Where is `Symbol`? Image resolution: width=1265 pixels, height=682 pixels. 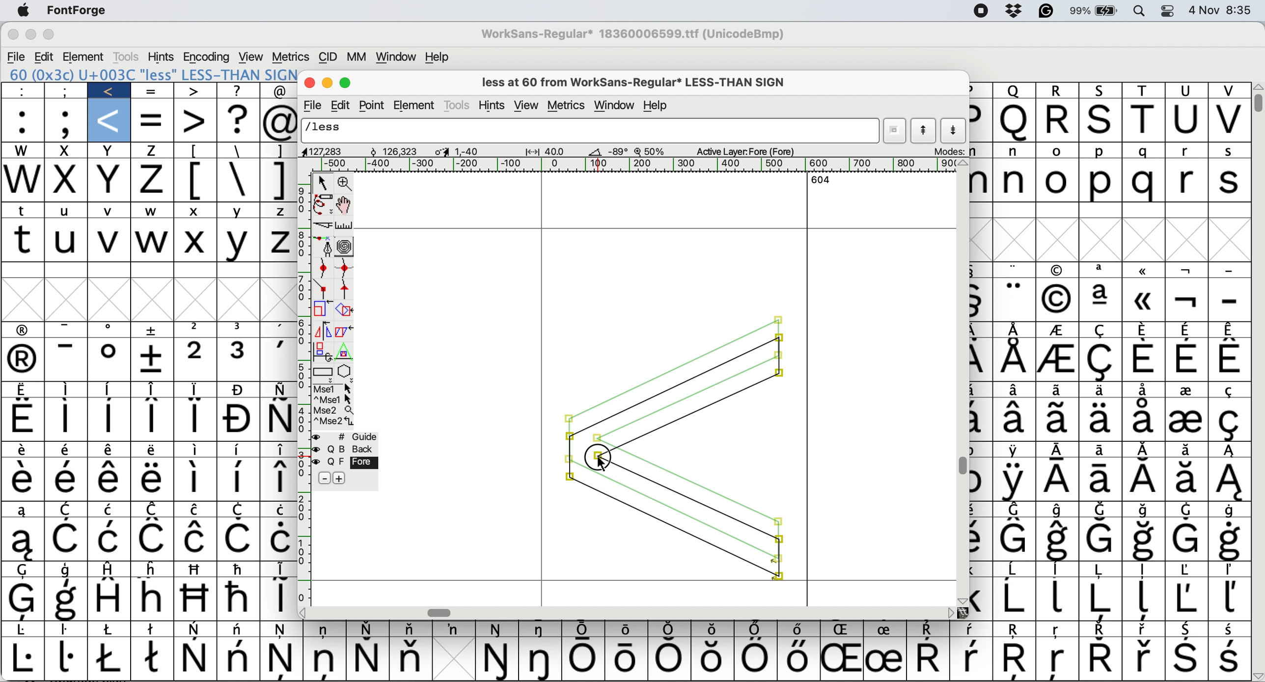
Symbol is located at coordinates (27, 481).